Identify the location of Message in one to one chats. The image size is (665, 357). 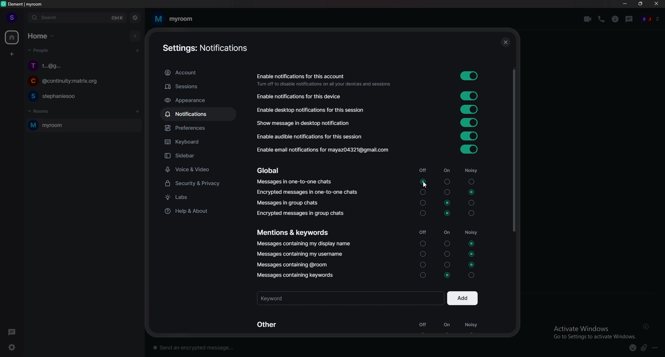
(295, 183).